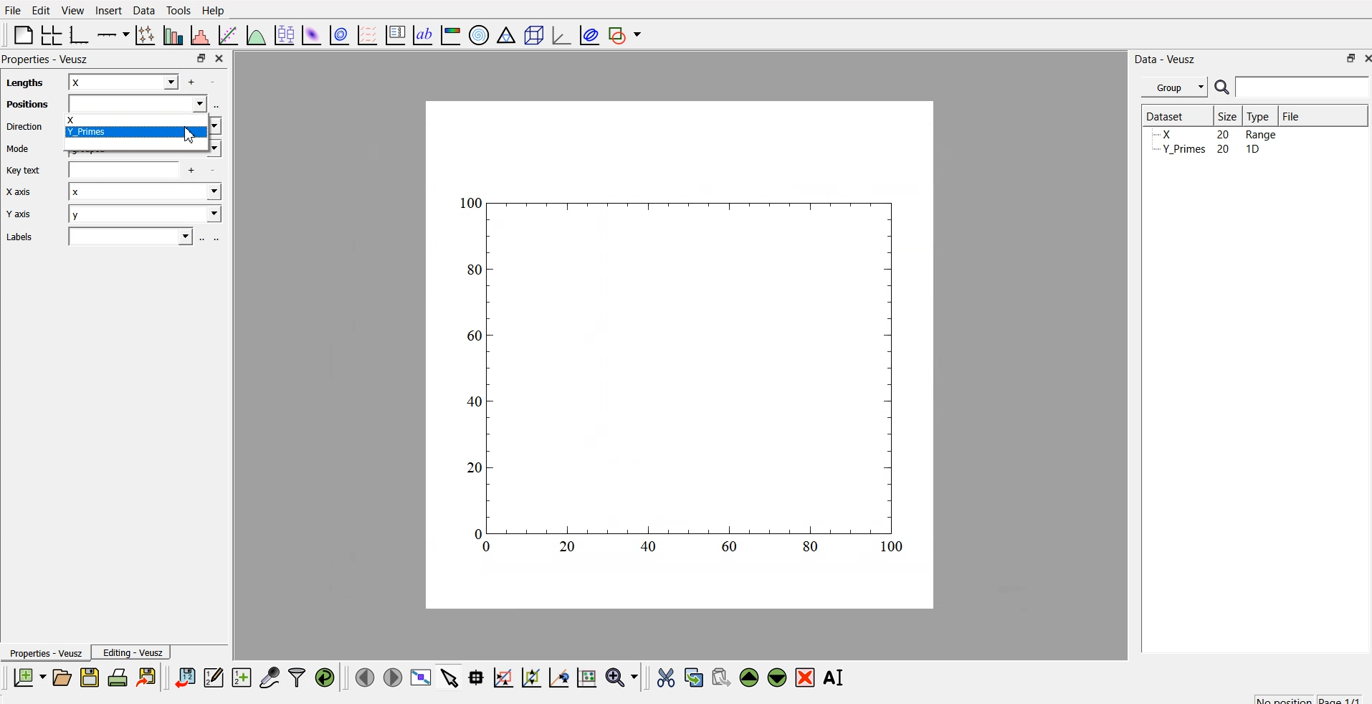 The width and height of the screenshot is (1372, 704). I want to click on histogram of dataset, so click(199, 36).